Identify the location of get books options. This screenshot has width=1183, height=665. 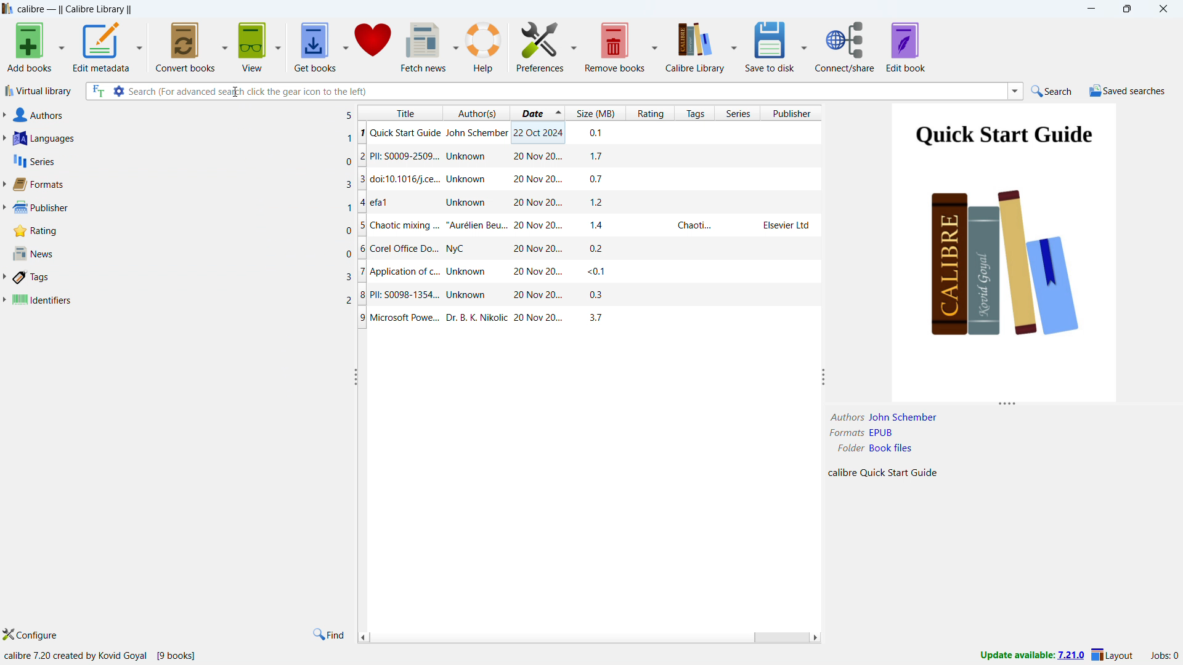
(346, 46).